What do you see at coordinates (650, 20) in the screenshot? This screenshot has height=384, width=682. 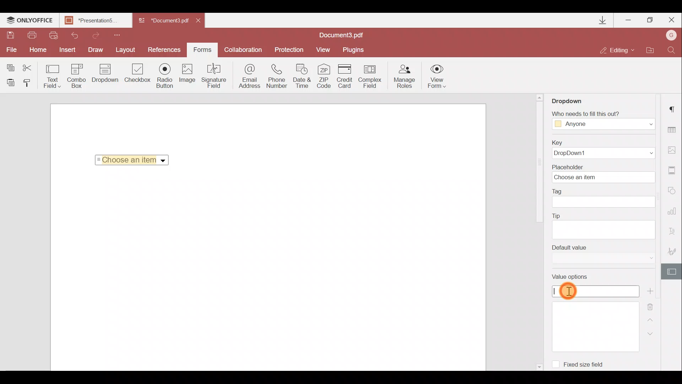 I see `Maximize` at bounding box center [650, 20].